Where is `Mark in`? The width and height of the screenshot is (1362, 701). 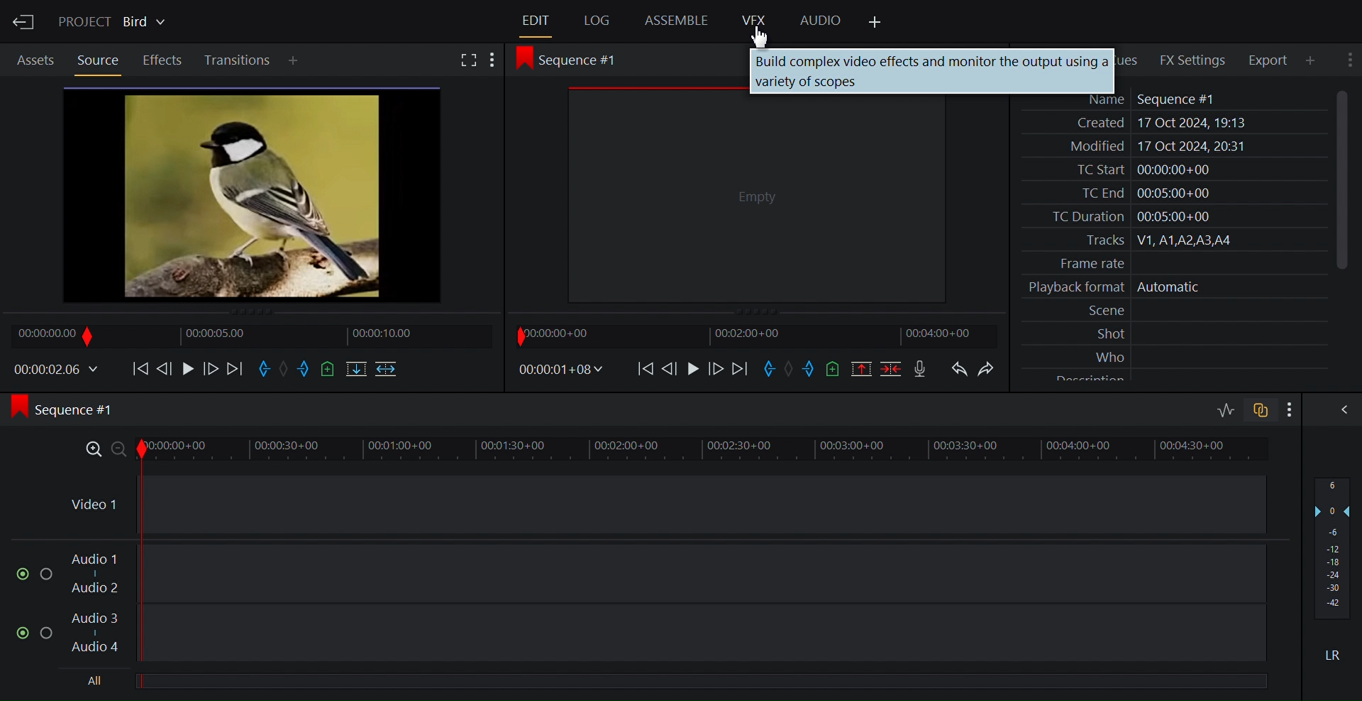 Mark in is located at coordinates (263, 369).